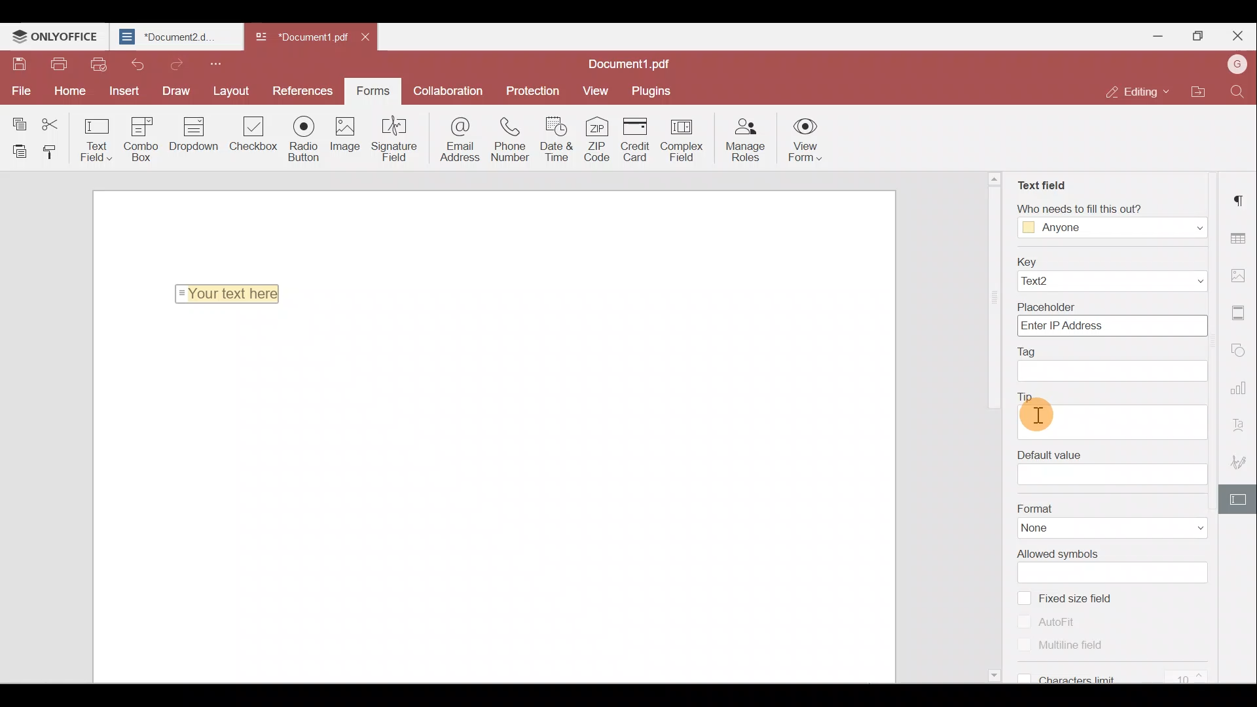  I want to click on Copy style, so click(51, 154).